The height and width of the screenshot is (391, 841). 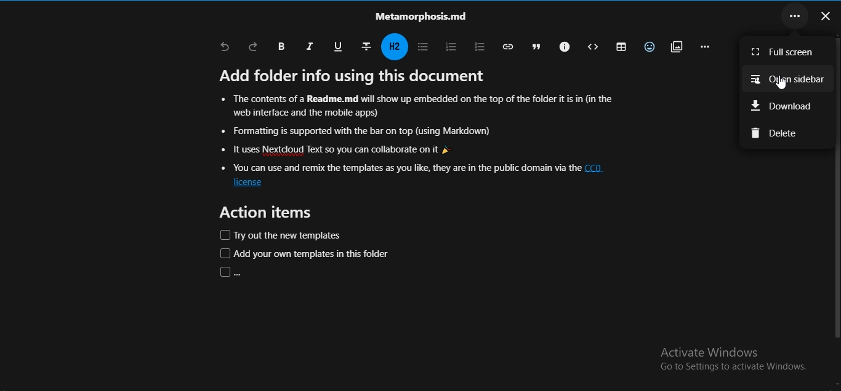 I want to click on block, so click(x=592, y=47).